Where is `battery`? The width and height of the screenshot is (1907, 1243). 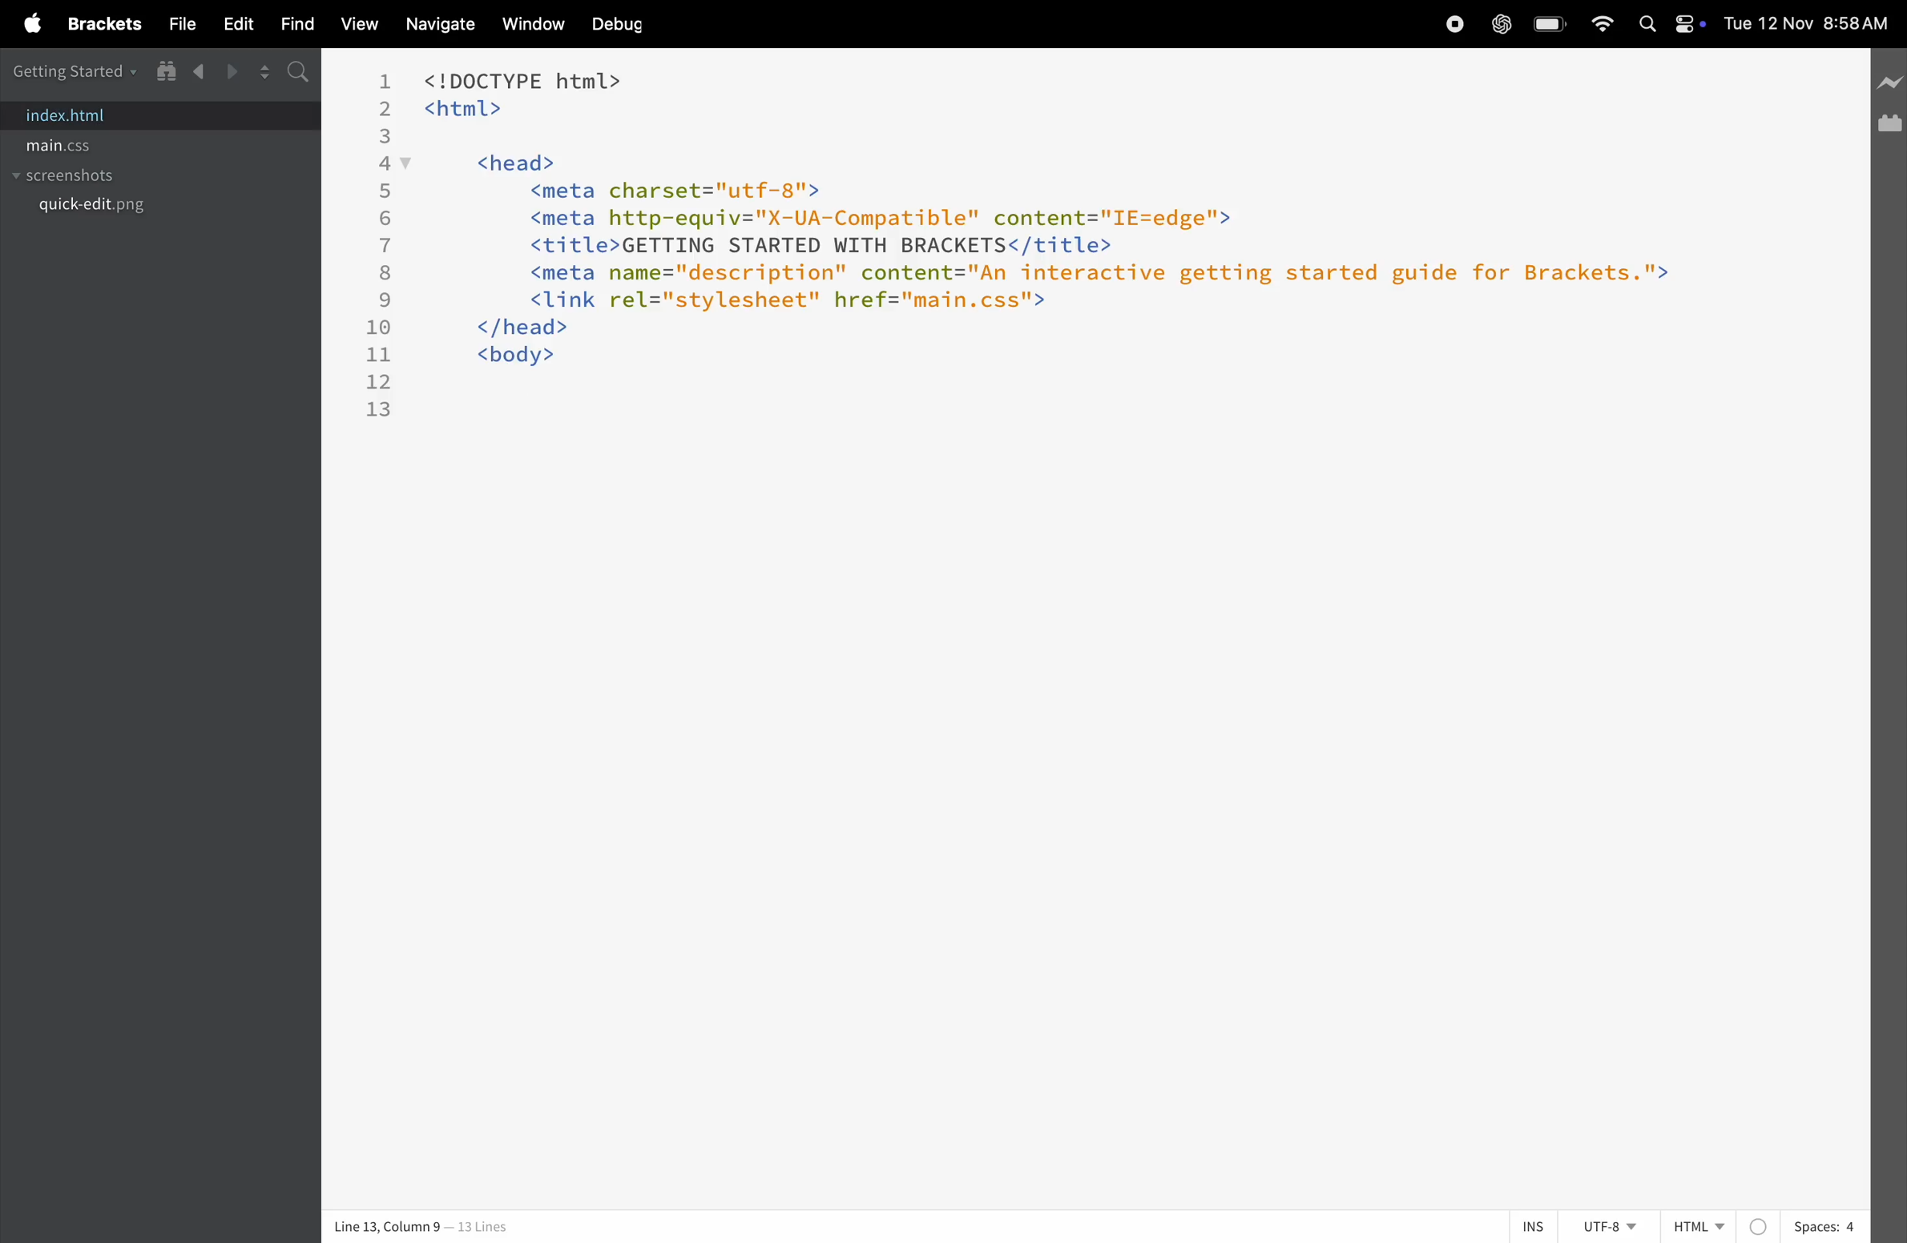
battery is located at coordinates (1546, 25).